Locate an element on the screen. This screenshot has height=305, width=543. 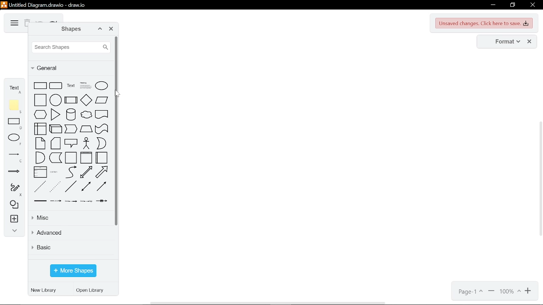
heading is located at coordinates (85, 86).